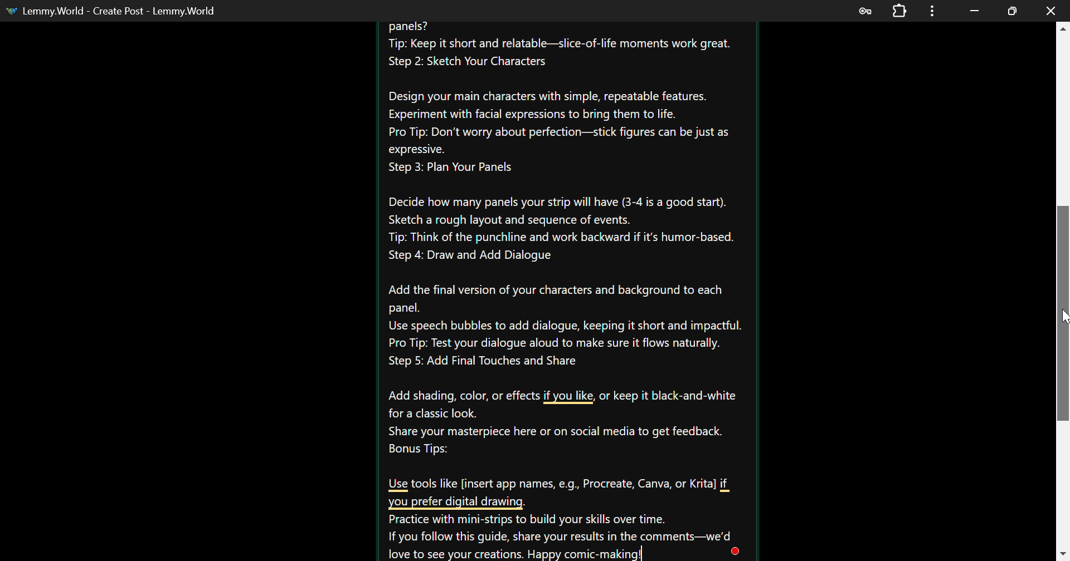 This screenshot has width=1070, height=561. I want to click on Password Data Saved, so click(866, 10).